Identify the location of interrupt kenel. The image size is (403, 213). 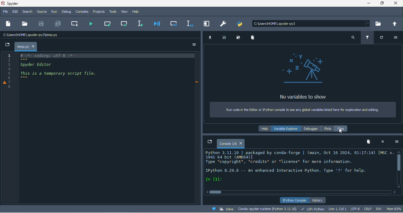
(383, 142).